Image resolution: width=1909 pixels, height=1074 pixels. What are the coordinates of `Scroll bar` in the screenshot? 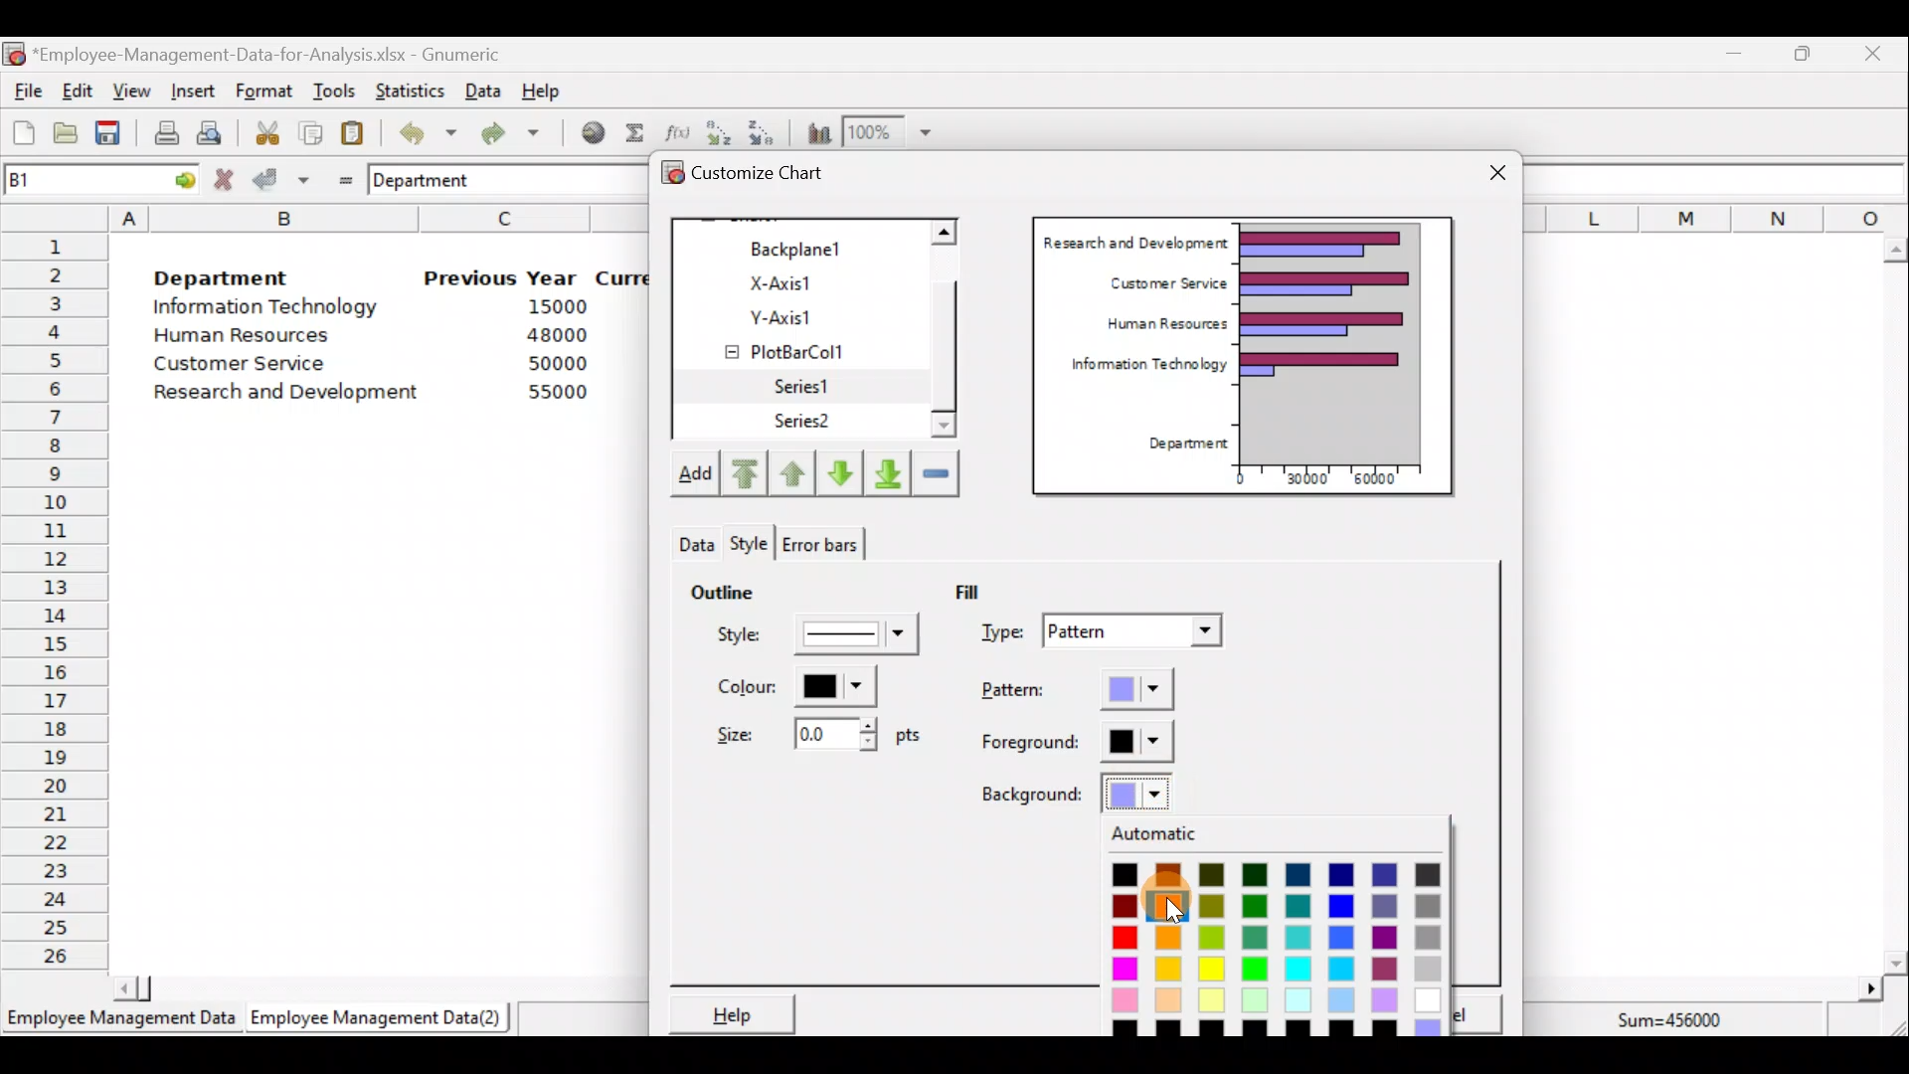 It's located at (371, 986).